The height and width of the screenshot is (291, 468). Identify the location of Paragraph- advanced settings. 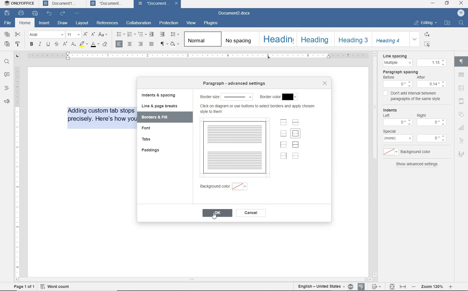
(232, 83).